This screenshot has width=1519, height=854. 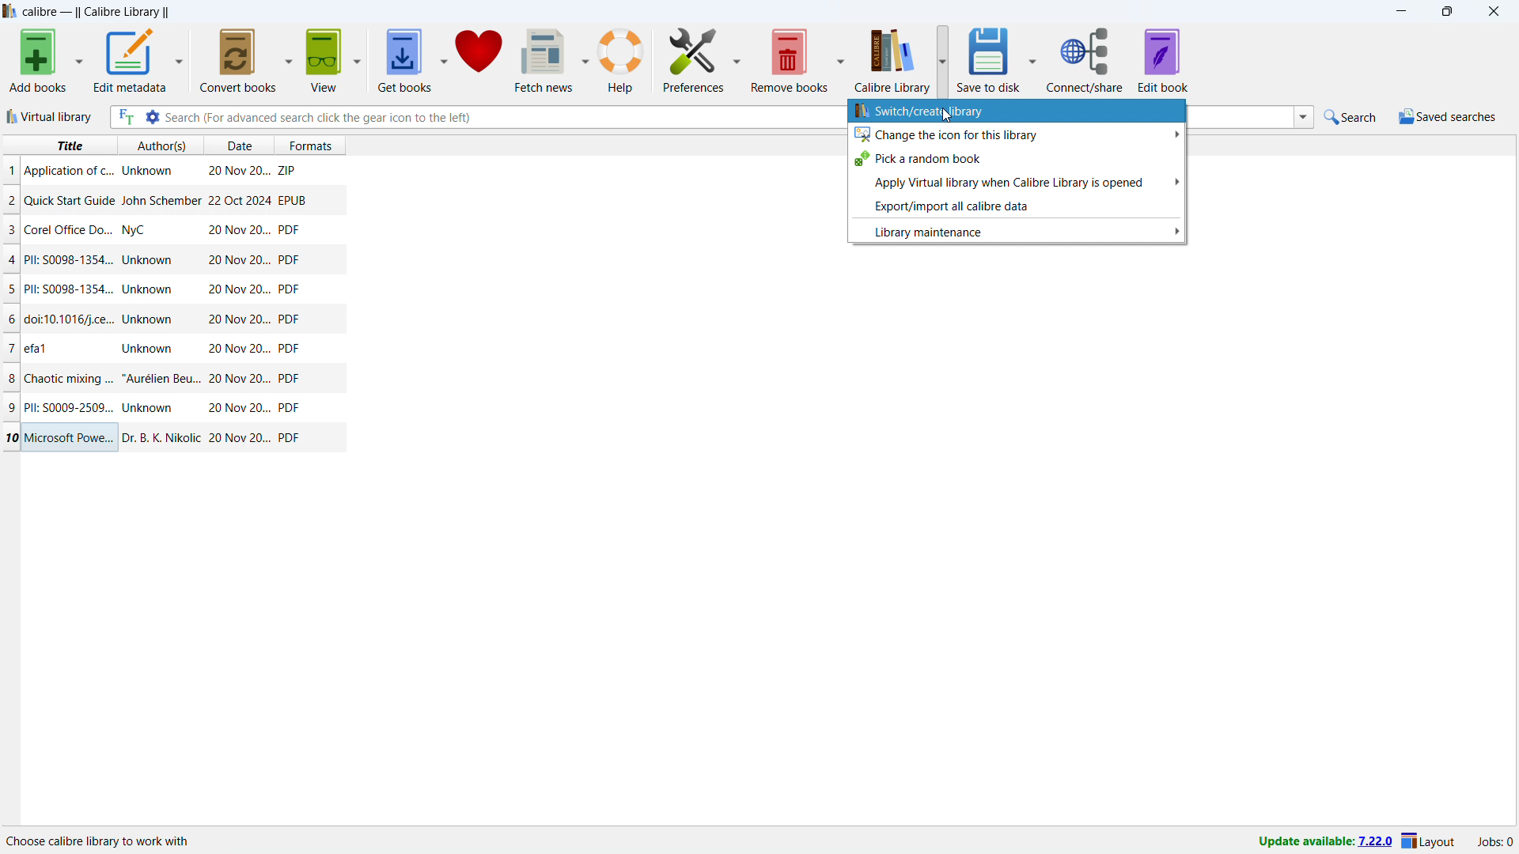 I want to click on Title, so click(x=38, y=346).